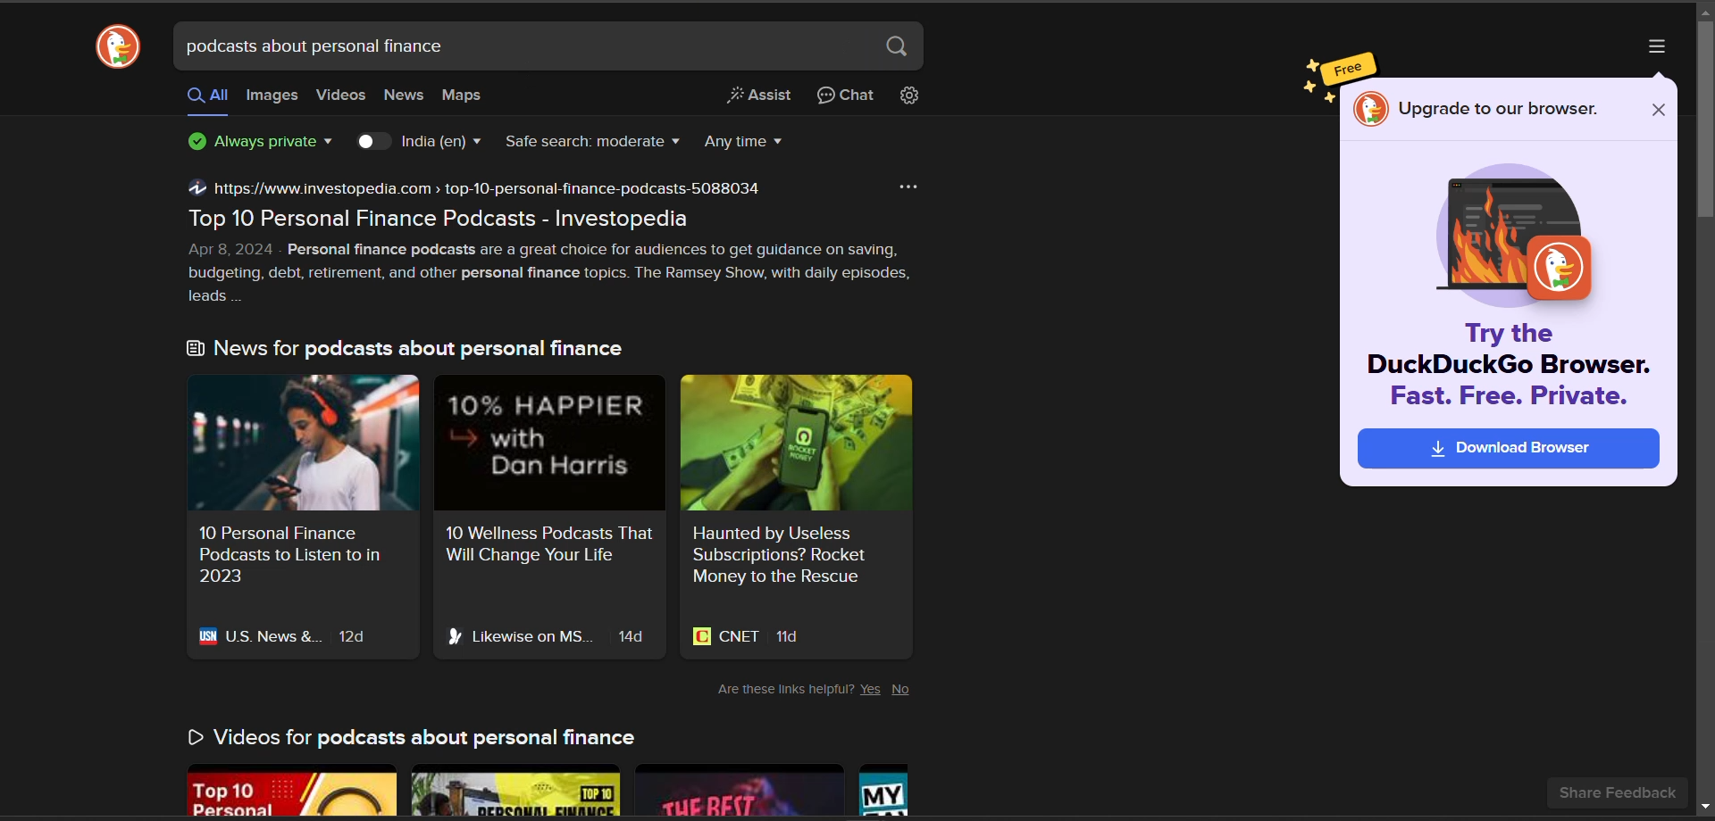 Image resolution: width=1715 pixels, height=821 pixels. What do you see at coordinates (1513, 236) in the screenshot?
I see `image` at bounding box center [1513, 236].